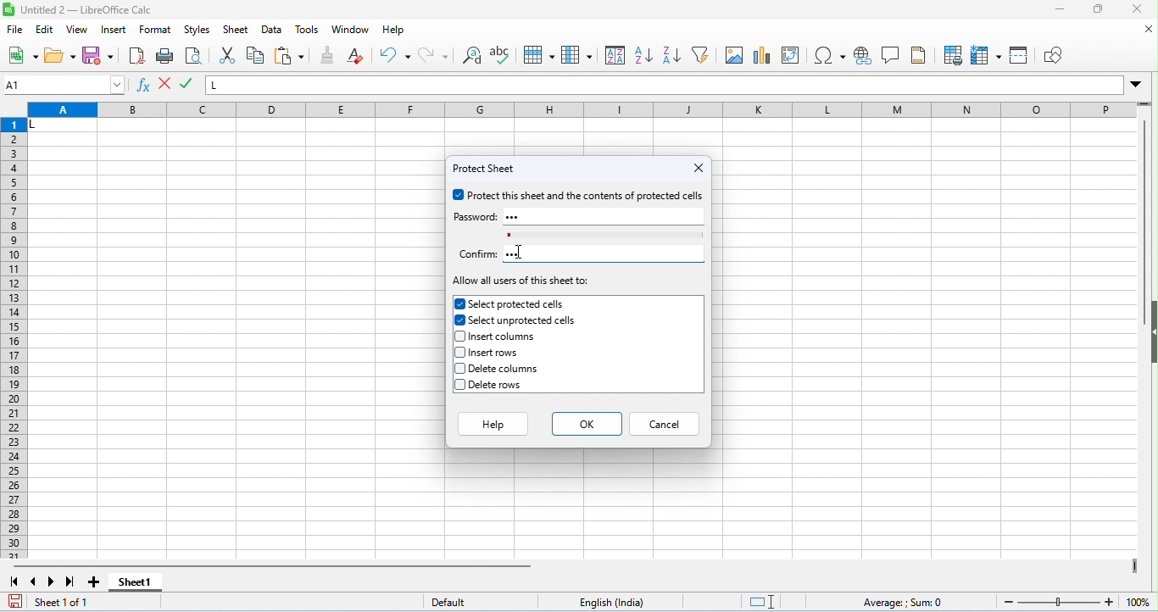 The image size is (1158, 612). Describe the element at coordinates (64, 85) in the screenshot. I see `selected cell number` at that location.